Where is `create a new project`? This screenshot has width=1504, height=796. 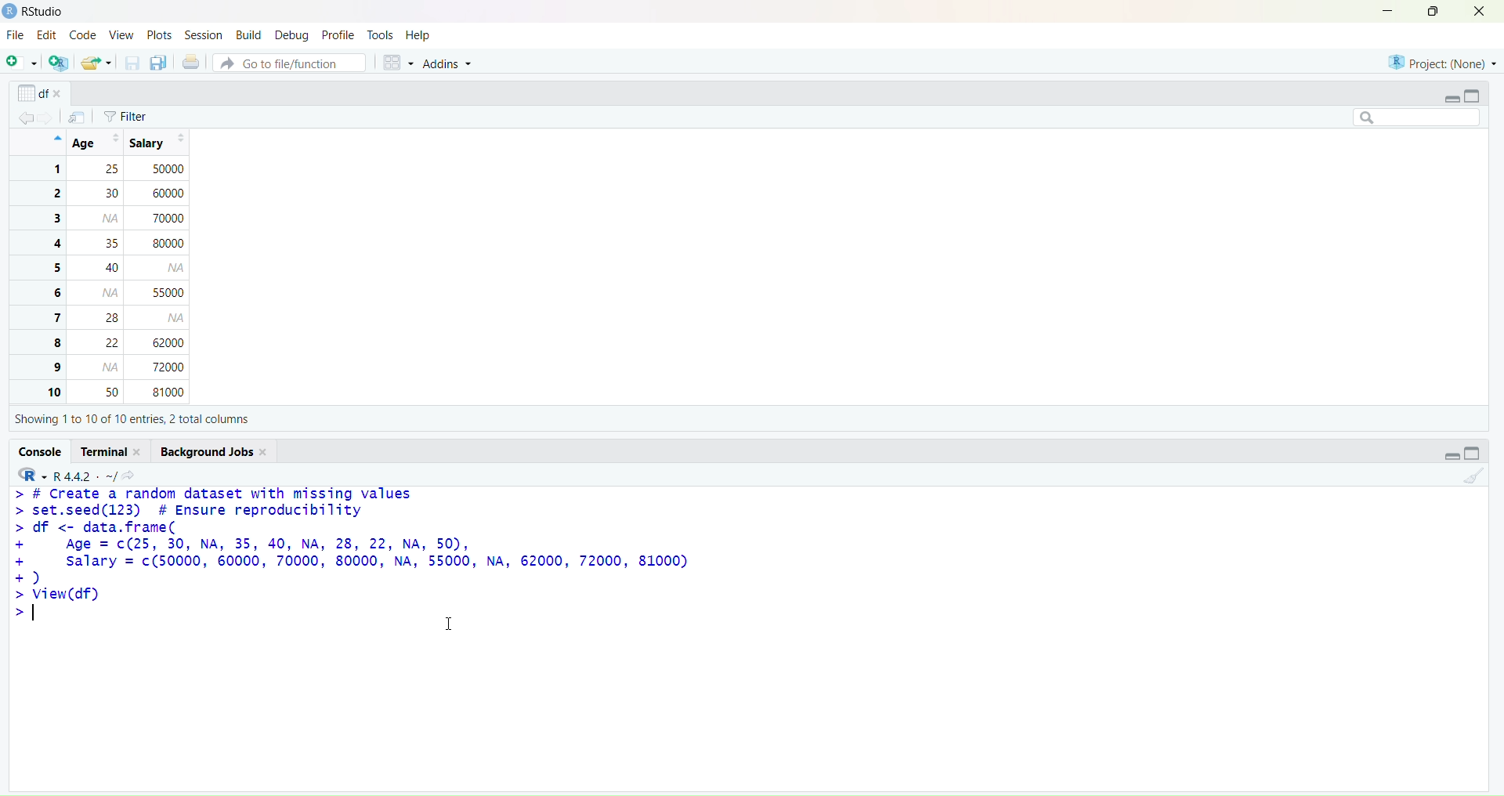
create a new project is located at coordinates (58, 63).